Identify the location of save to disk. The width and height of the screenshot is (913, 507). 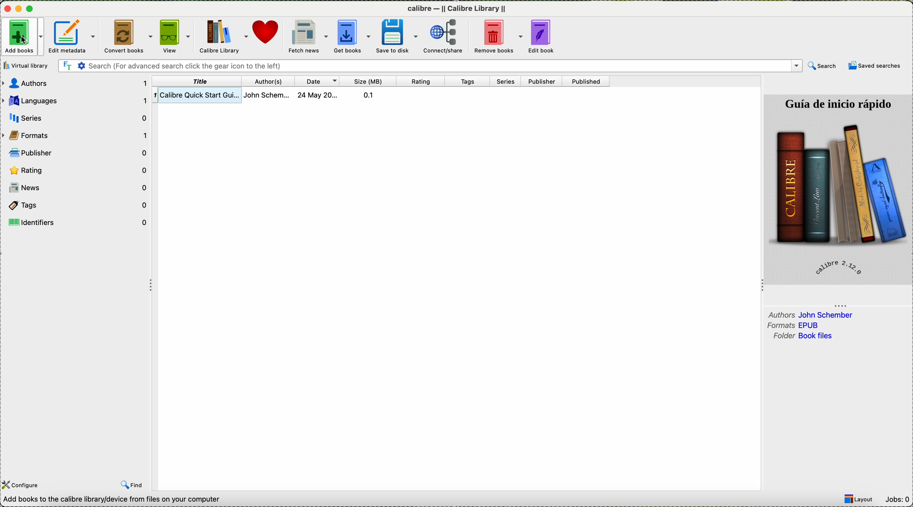
(396, 36).